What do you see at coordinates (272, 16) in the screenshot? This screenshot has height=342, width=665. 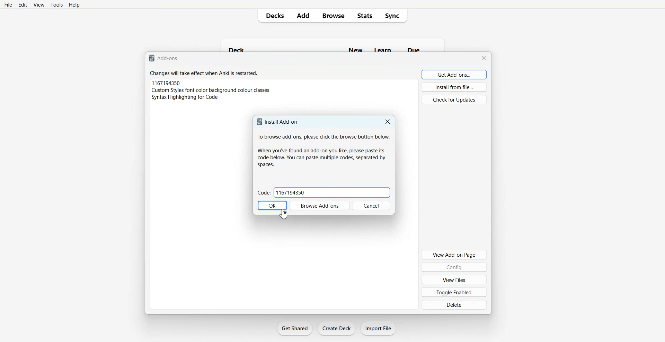 I see `Decks` at bounding box center [272, 16].